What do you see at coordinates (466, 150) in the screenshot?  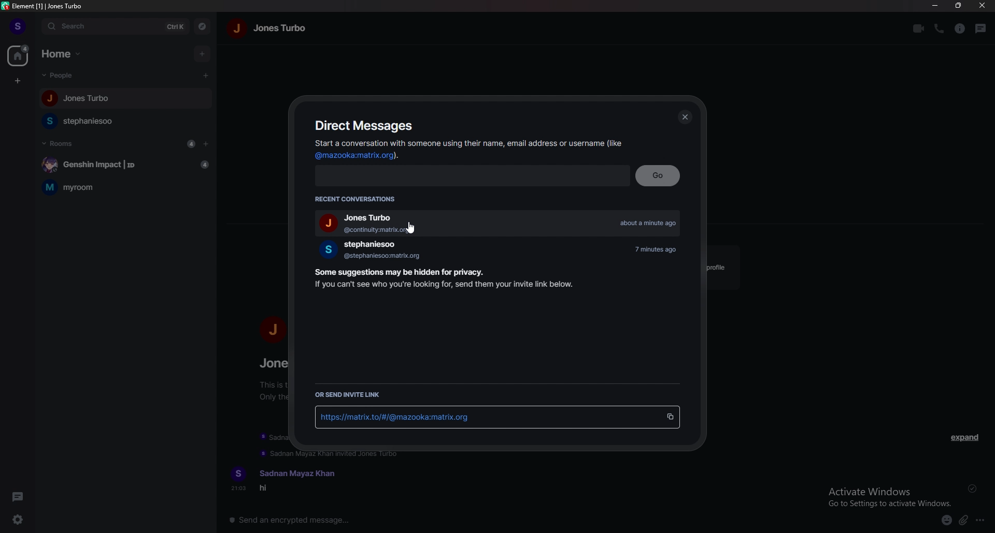 I see `Start a conversation with someone using their name, email address or username (like @mazooka:matrix.org).` at bounding box center [466, 150].